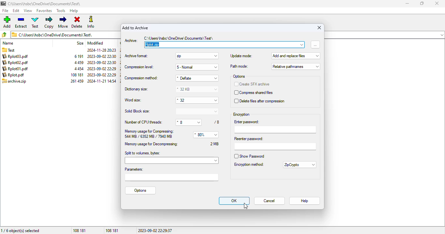  What do you see at coordinates (275, 165) in the screenshot?
I see `encryption method: ZipCrypto` at bounding box center [275, 165].